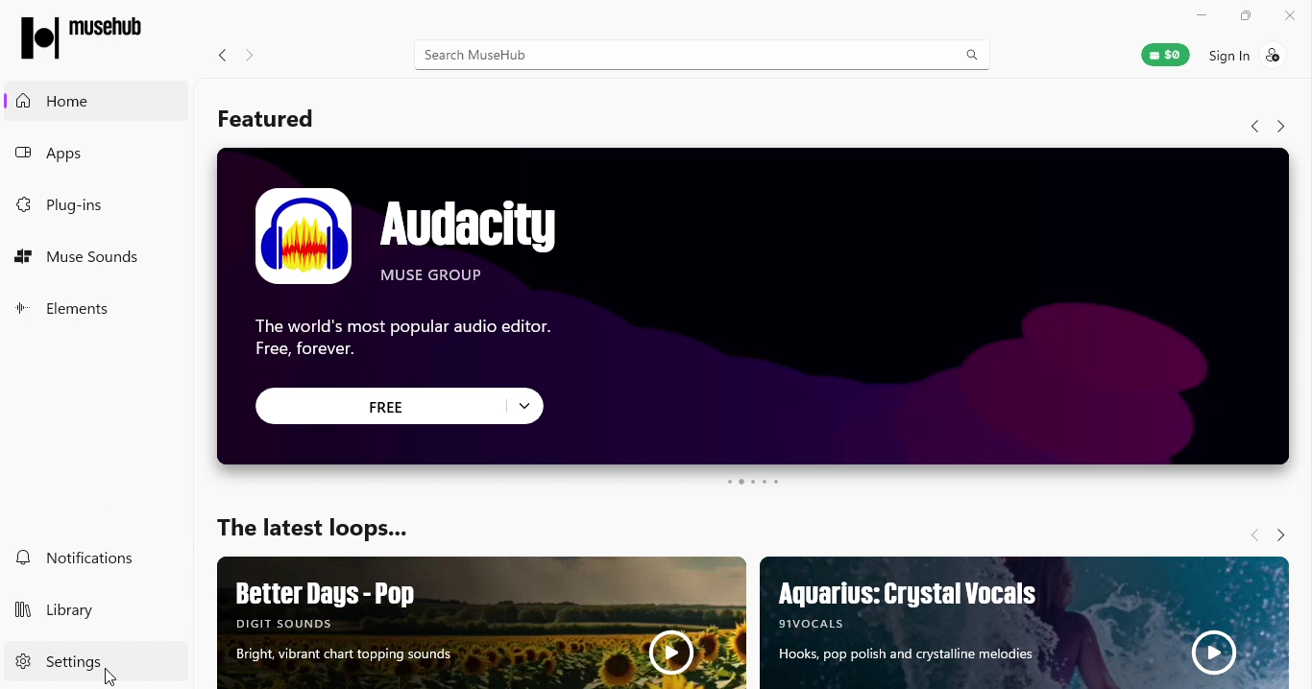 Image resolution: width=1312 pixels, height=689 pixels. Describe the element at coordinates (756, 307) in the screenshot. I see `Audacity Group` at that location.